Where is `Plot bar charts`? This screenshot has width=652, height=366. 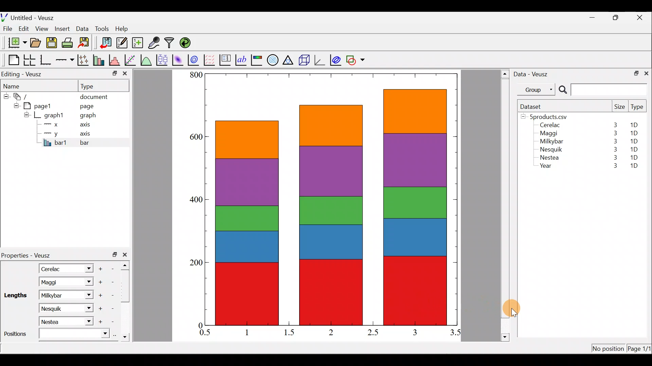 Plot bar charts is located at coordinates (99, 59).